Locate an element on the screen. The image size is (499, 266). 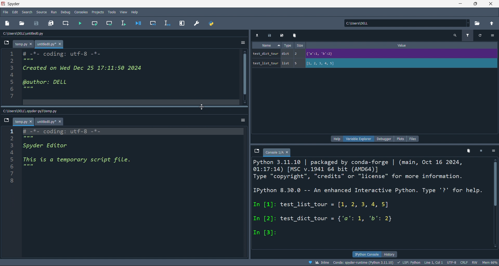
create new cell is located at coordinates (67, 23).